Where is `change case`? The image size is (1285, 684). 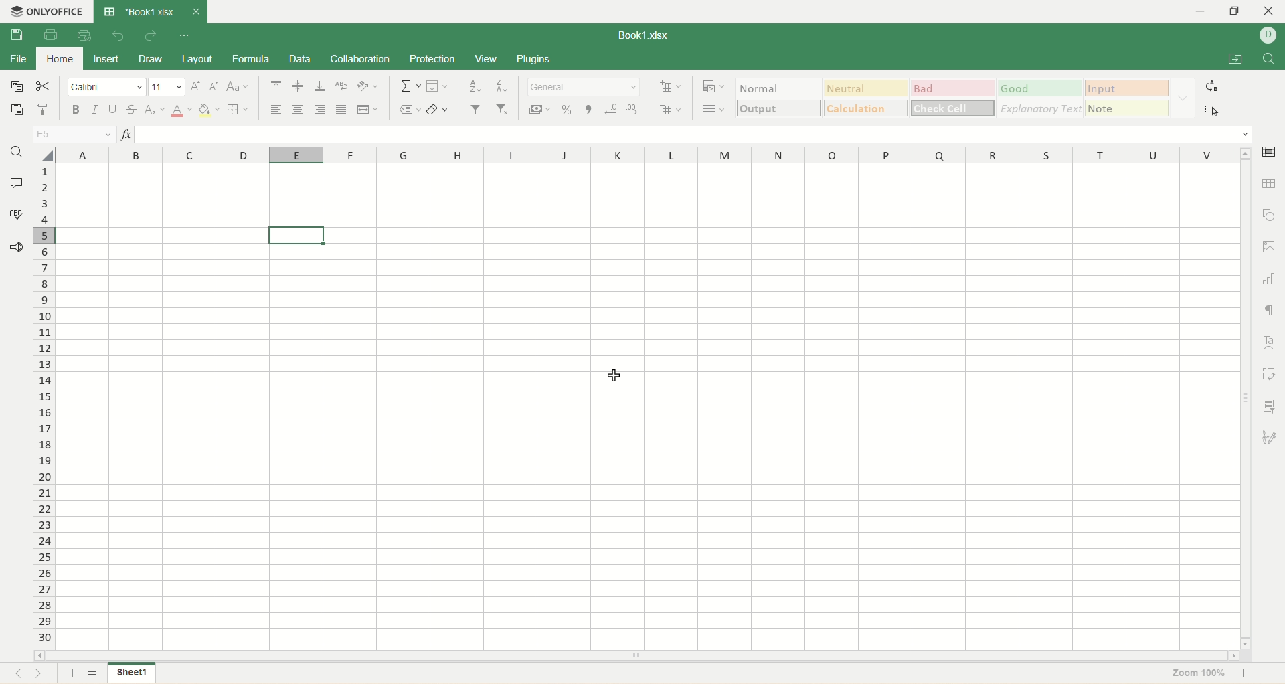
change case is located at coordinates (238, 86).